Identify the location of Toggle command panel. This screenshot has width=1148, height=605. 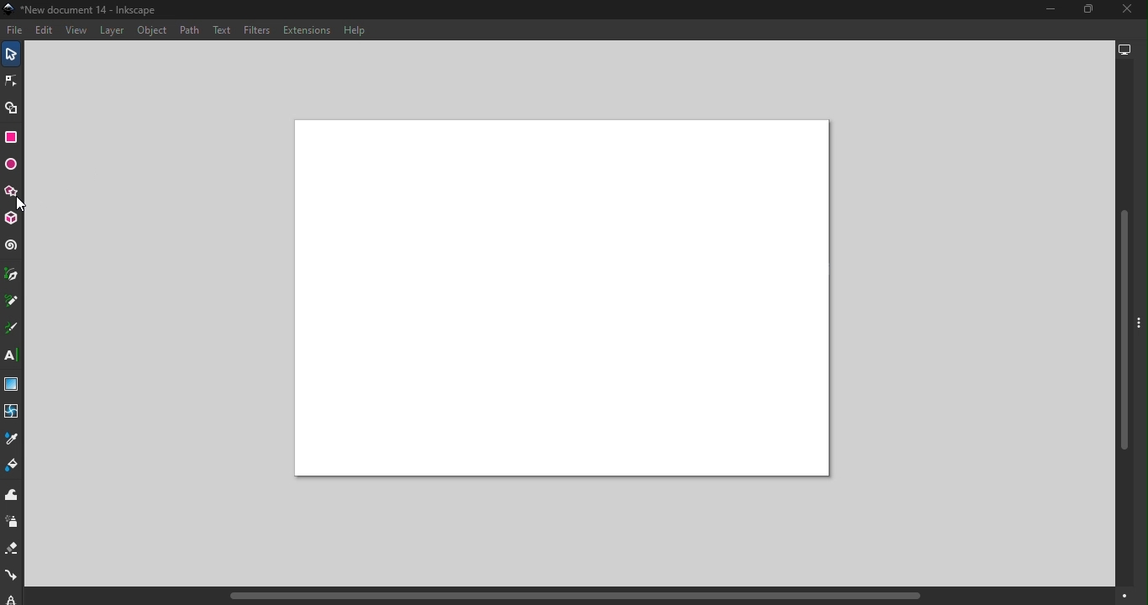
(1141, 332).